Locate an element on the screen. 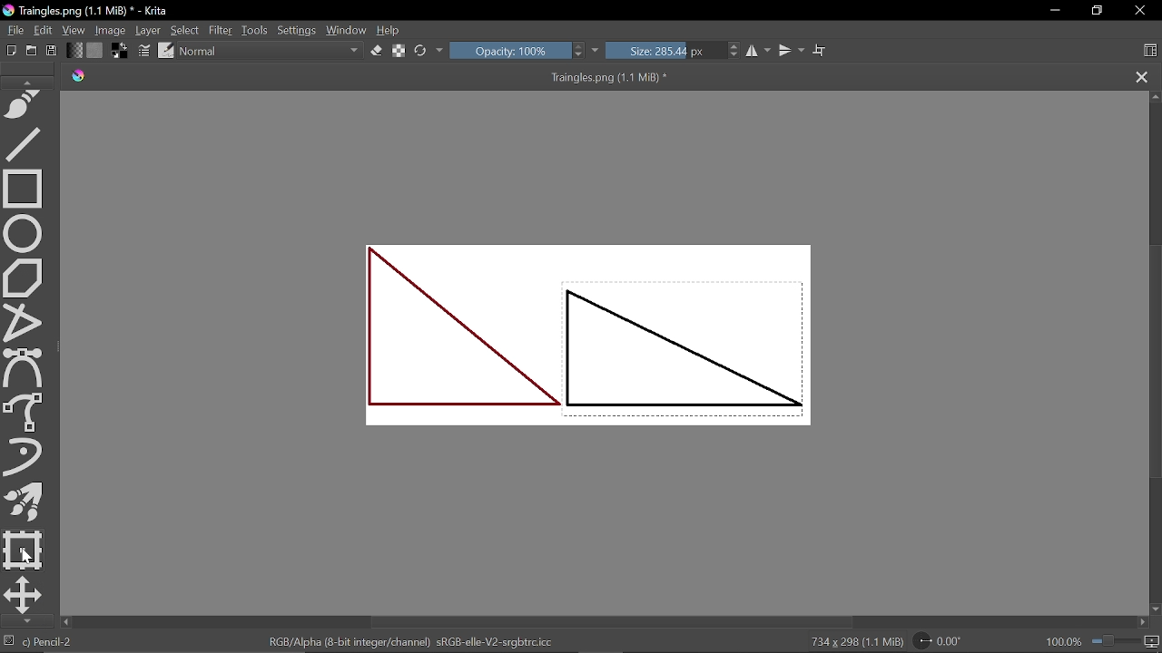 The width and height of the screenshot is (1162, 653). Freehand brush tool is located at coordinates (26, 413).